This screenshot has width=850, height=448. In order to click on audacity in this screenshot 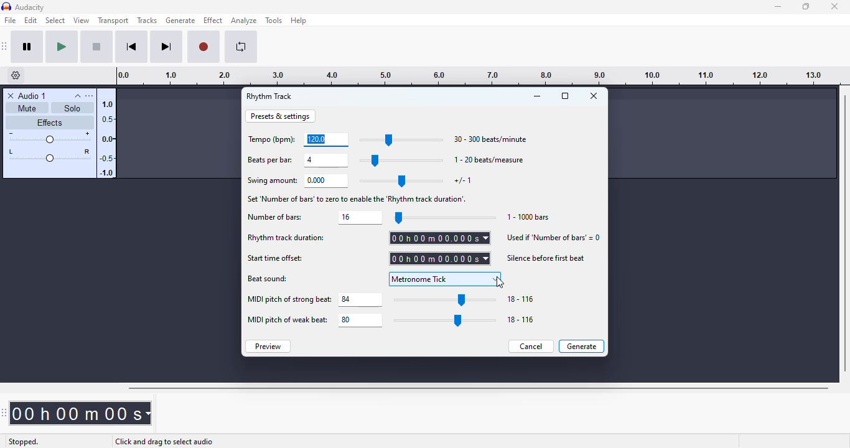, I will do `click(30, 7)`.